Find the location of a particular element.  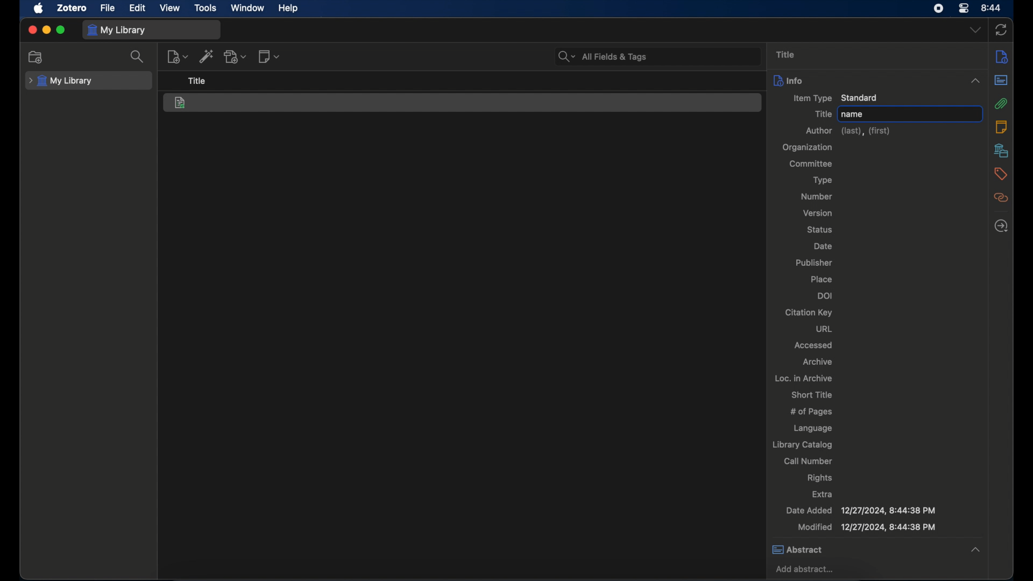

libraries is located at coordinates (1001, 150).